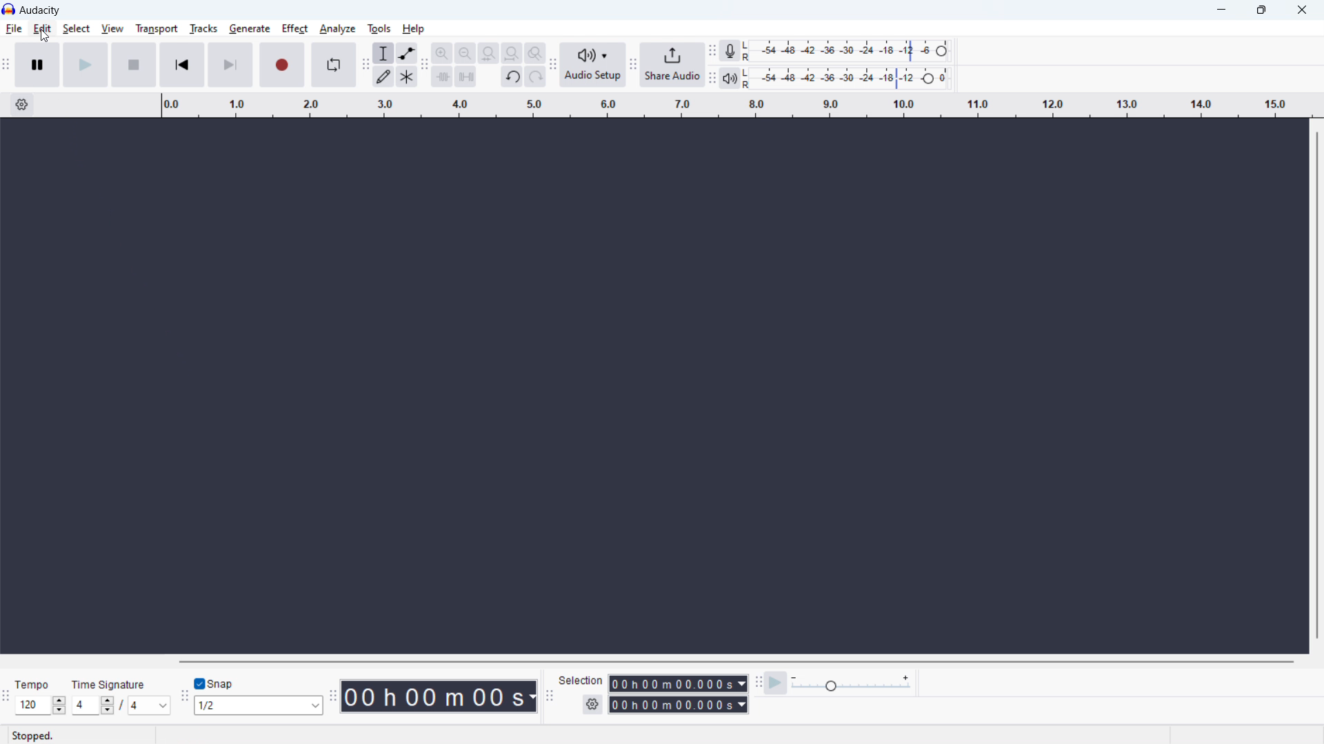 Image resolution: width=1324 pixels, height=744 pixels. I want to click on vertical scrollbar, so click(1318, 385).